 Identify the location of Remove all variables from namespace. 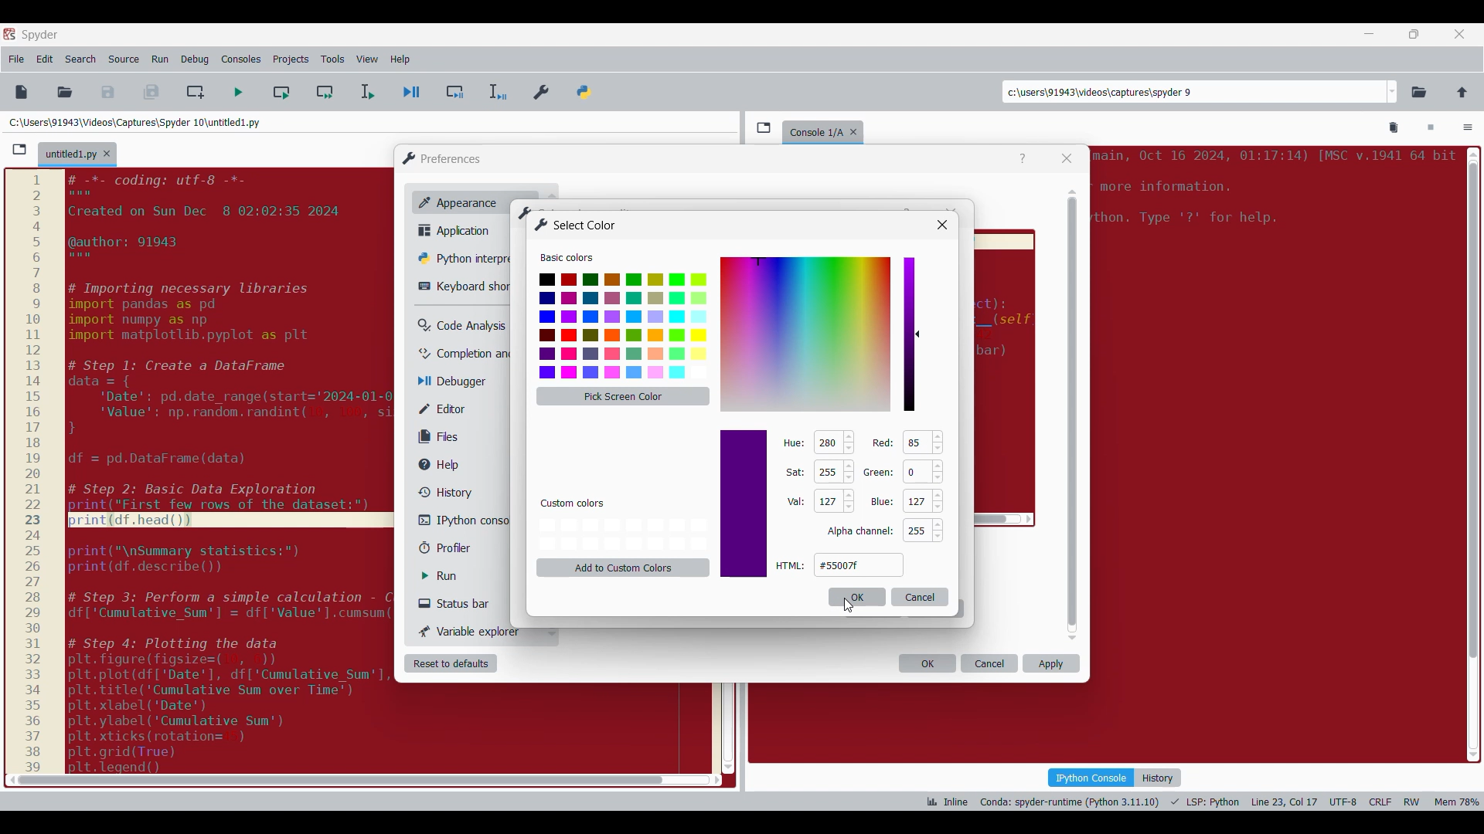
(1394, 128).